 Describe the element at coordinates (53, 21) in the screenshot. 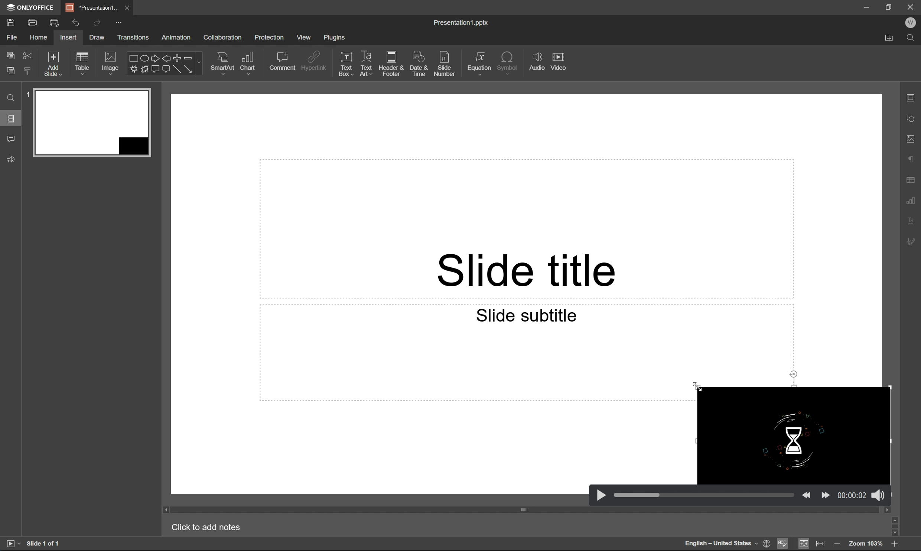

I see `quick print` at that location.